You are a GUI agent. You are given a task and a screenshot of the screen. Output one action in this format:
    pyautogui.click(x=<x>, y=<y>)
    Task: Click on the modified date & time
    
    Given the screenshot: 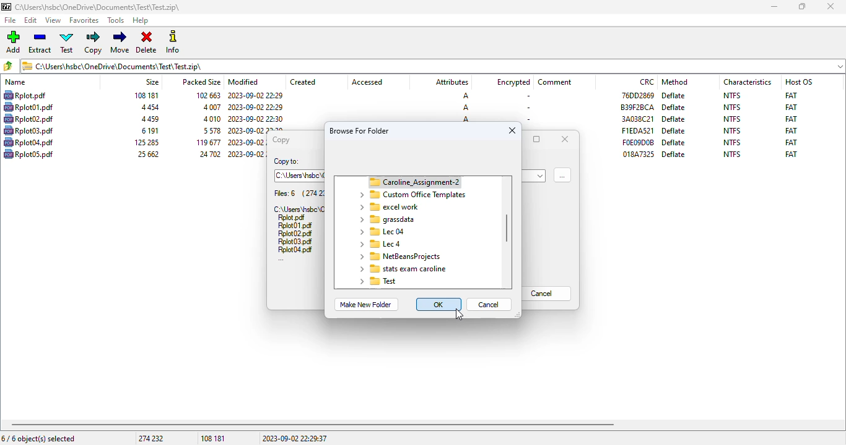 What is the action you would take?
    pyautogui.click(x=256, y=107)
    